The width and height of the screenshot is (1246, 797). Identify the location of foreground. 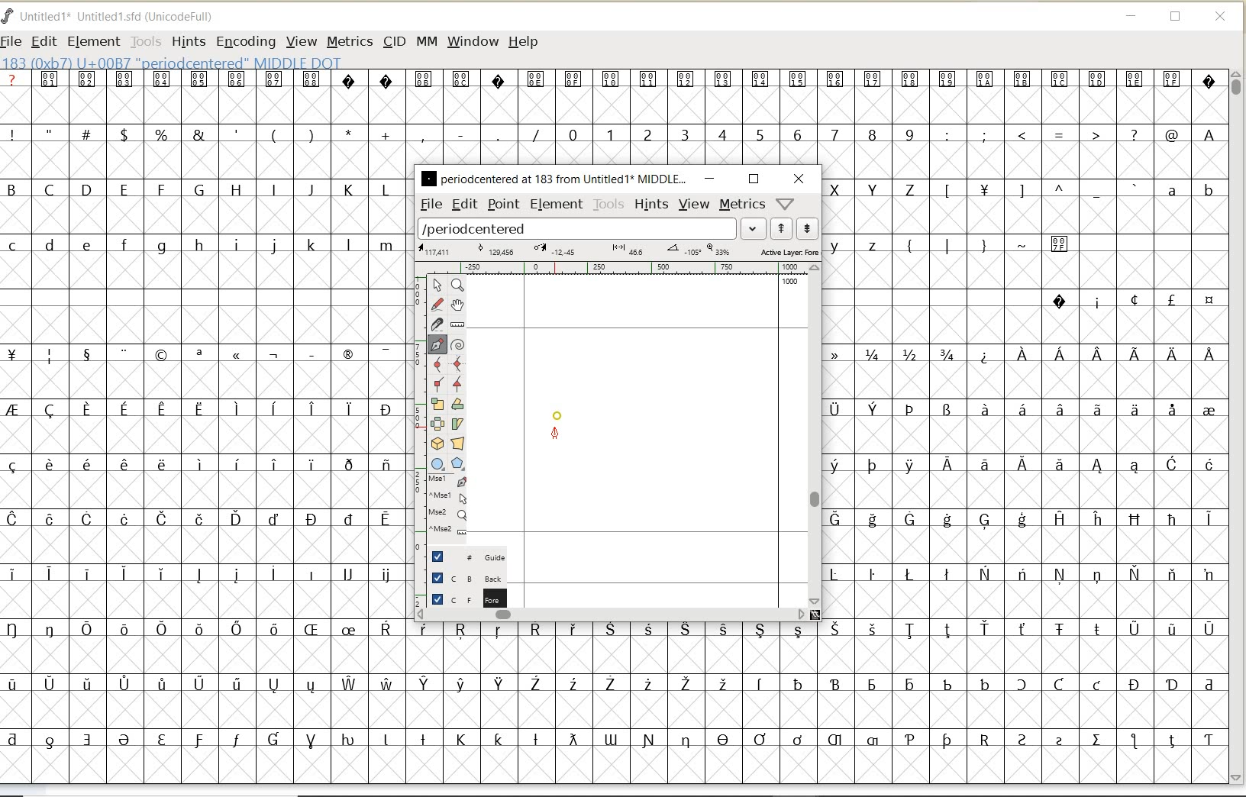
(463, 597).